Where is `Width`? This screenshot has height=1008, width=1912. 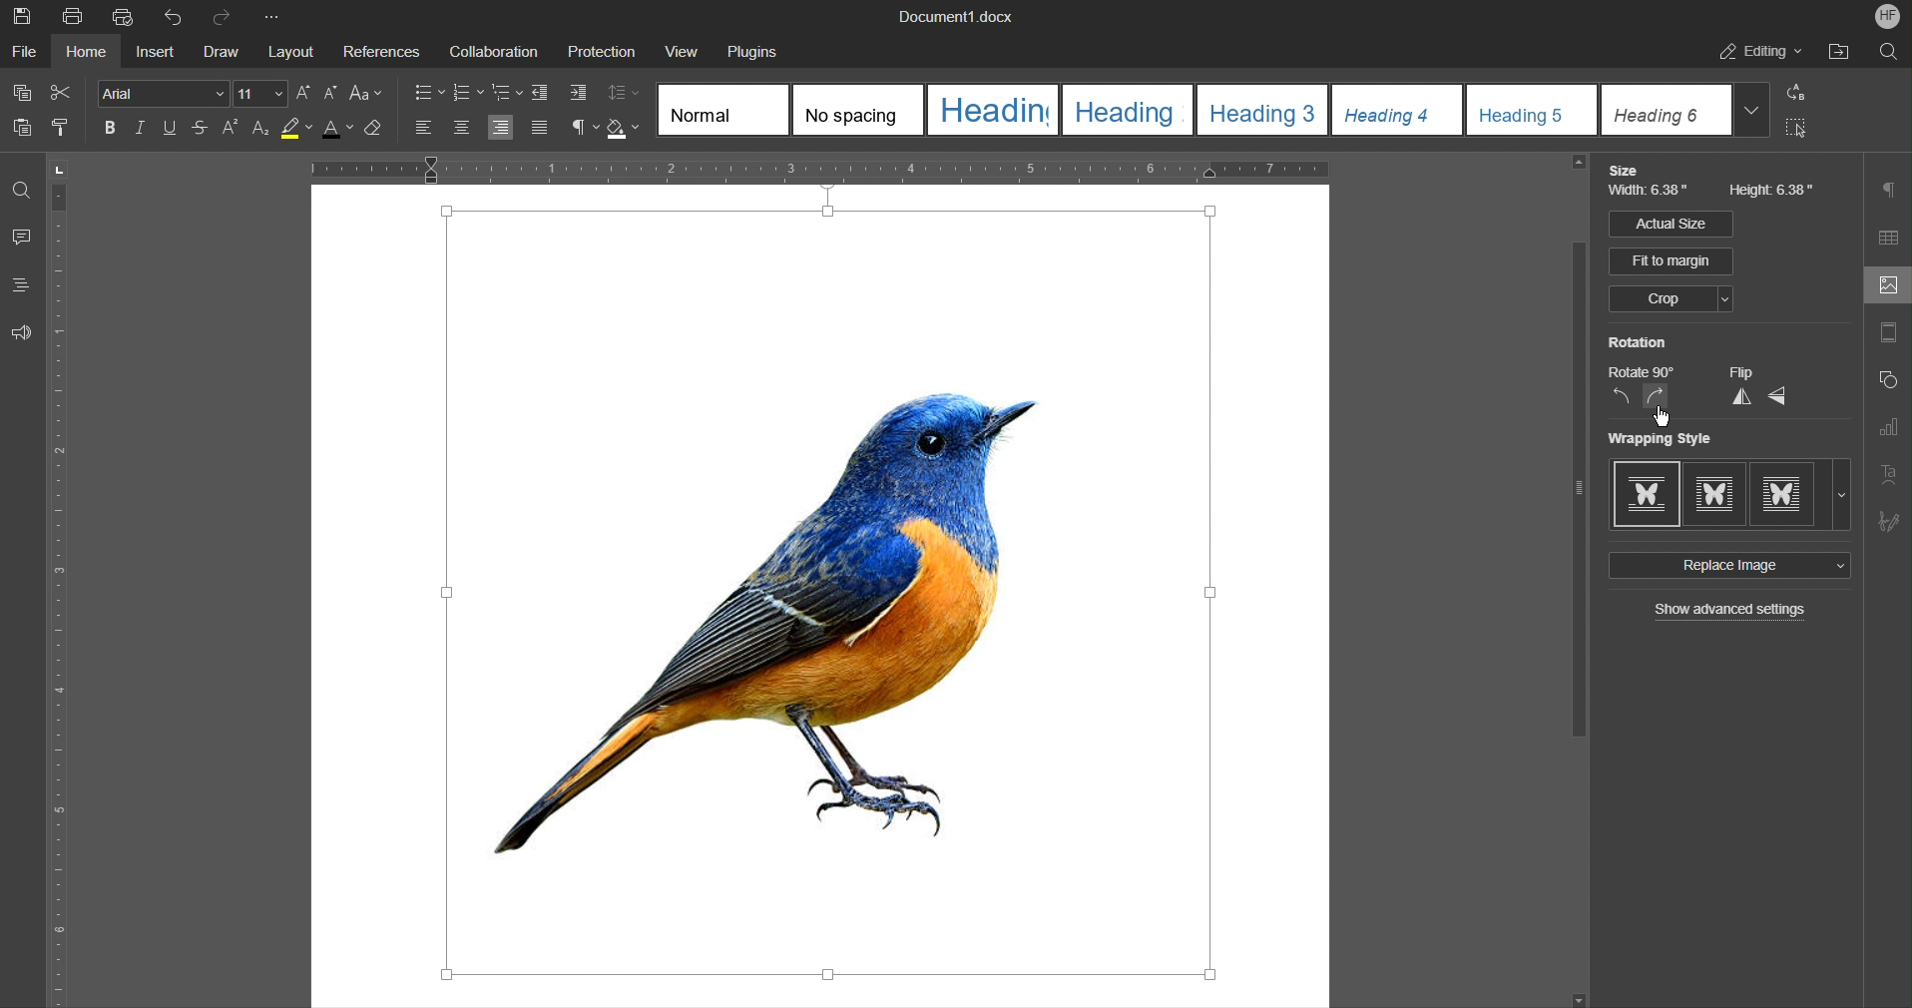
Width is located at coordinates (1649, 189).